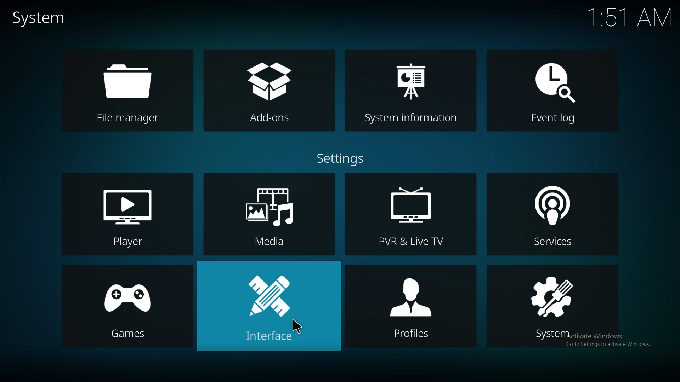 The height and width of the screenshot is (382, 680). Describe the element at coordinates (410, 89) in the screenshot. I see `system info` at that location.